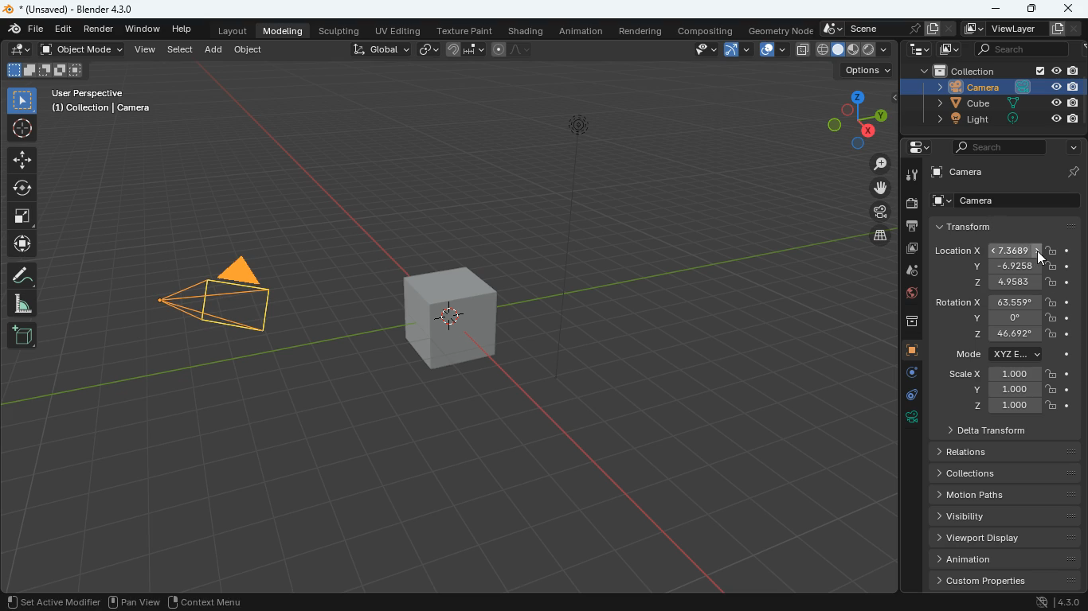 The height and width of the screenshot is (611, 1088). What do you see at coordinates (995, 173) in the screenshot?
I see `camera` at bounding box center [995, 173].